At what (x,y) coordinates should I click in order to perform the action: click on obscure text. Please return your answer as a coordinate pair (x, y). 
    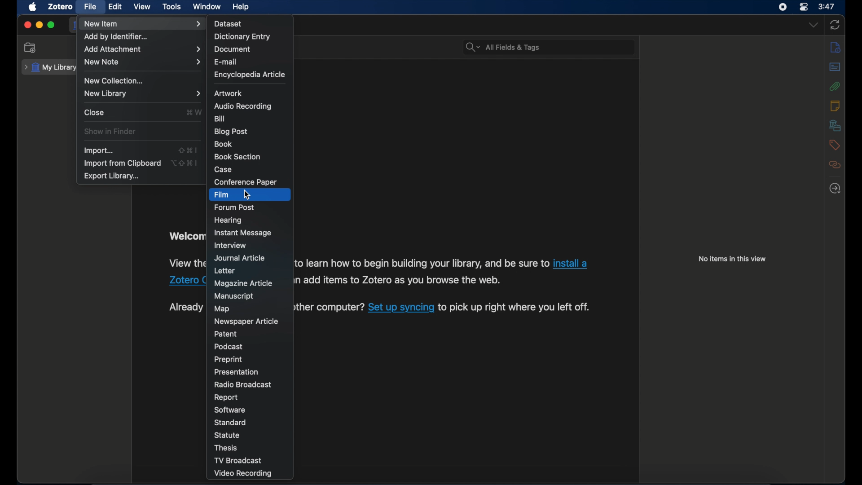
    Looking at the image, I should click on (186, 264).